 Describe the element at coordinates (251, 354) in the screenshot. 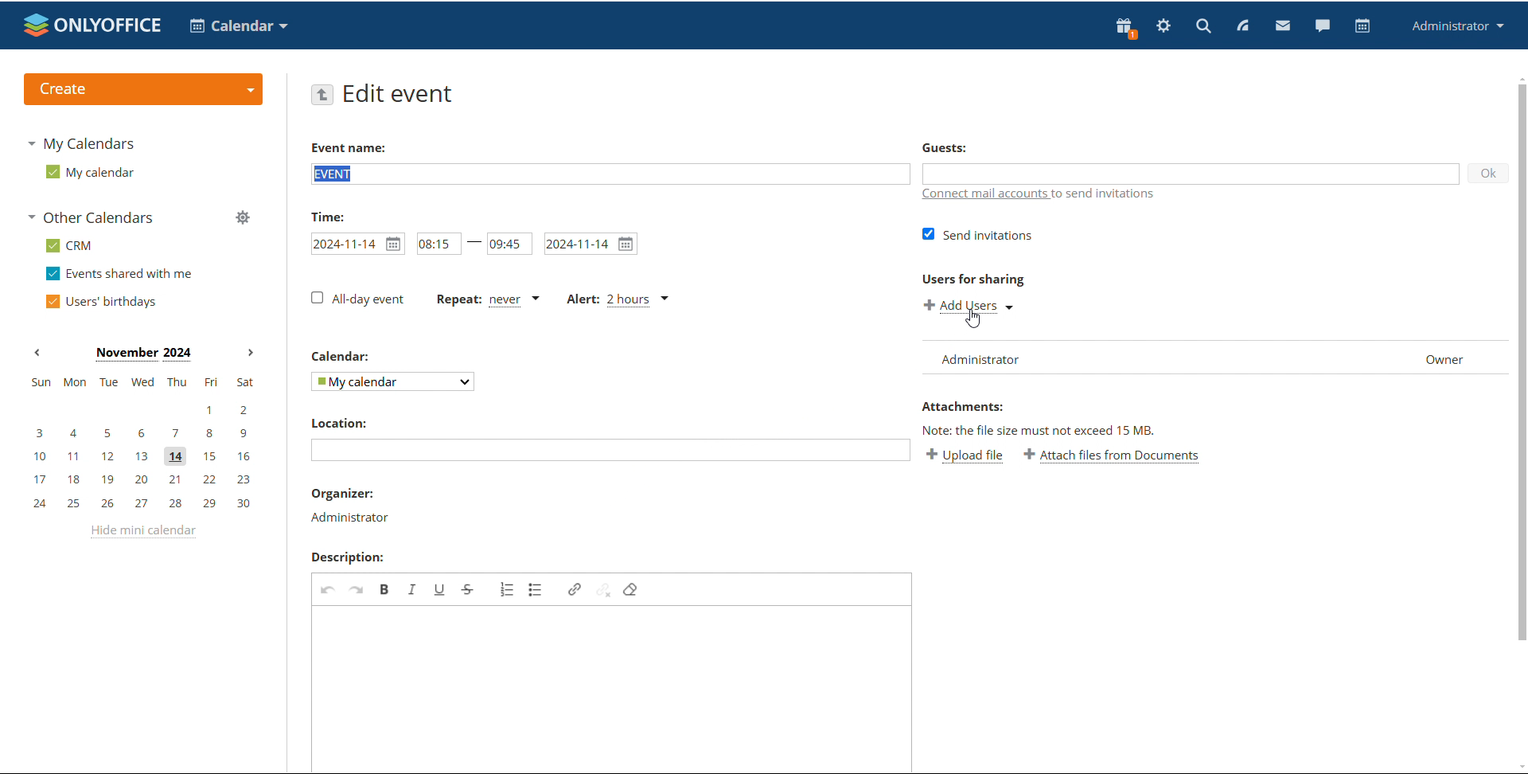

I see `next month` at that location.